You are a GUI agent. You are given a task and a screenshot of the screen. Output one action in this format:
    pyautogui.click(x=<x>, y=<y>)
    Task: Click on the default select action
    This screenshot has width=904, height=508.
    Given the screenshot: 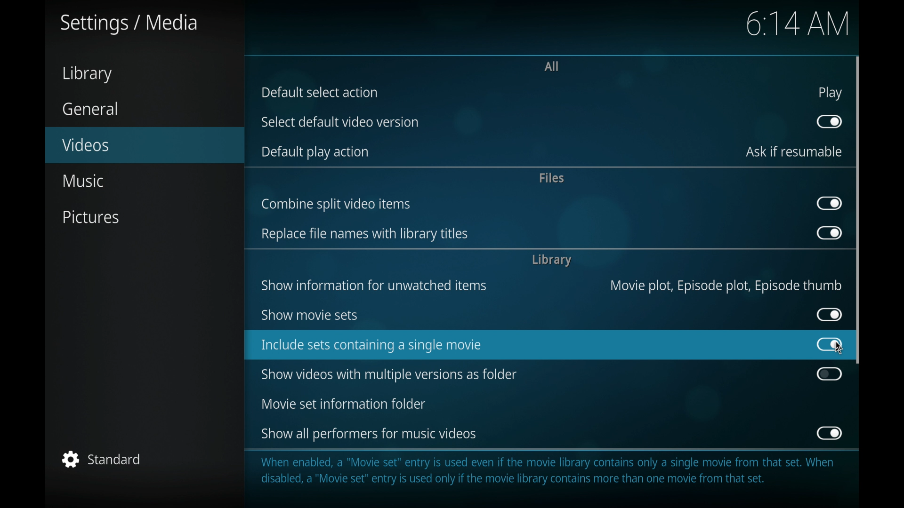 What is the action you would take?
    pyautogui.click(x=320, y=92)
    